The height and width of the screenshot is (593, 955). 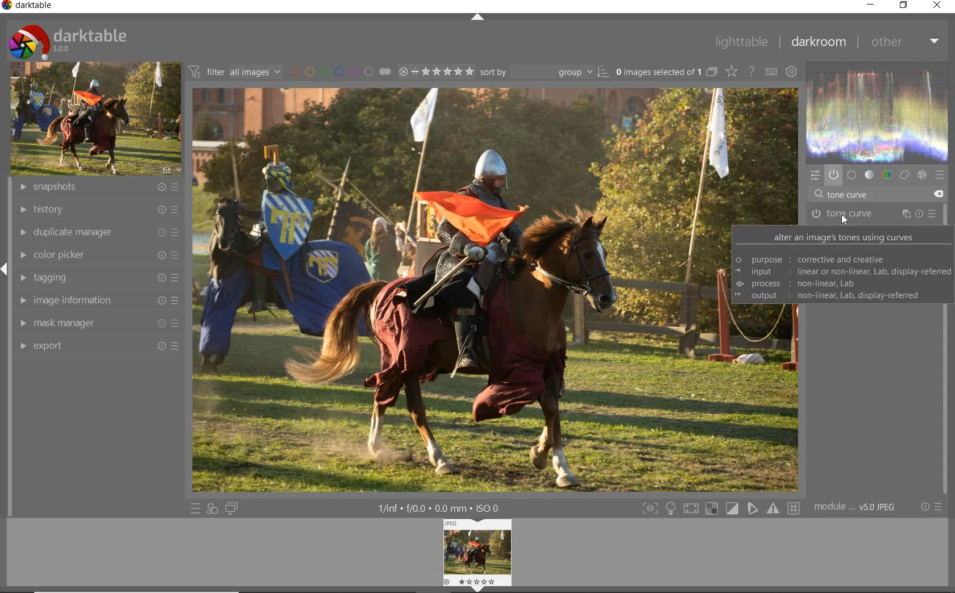 I want to click on show global preferences, so click(x=791, y=73).